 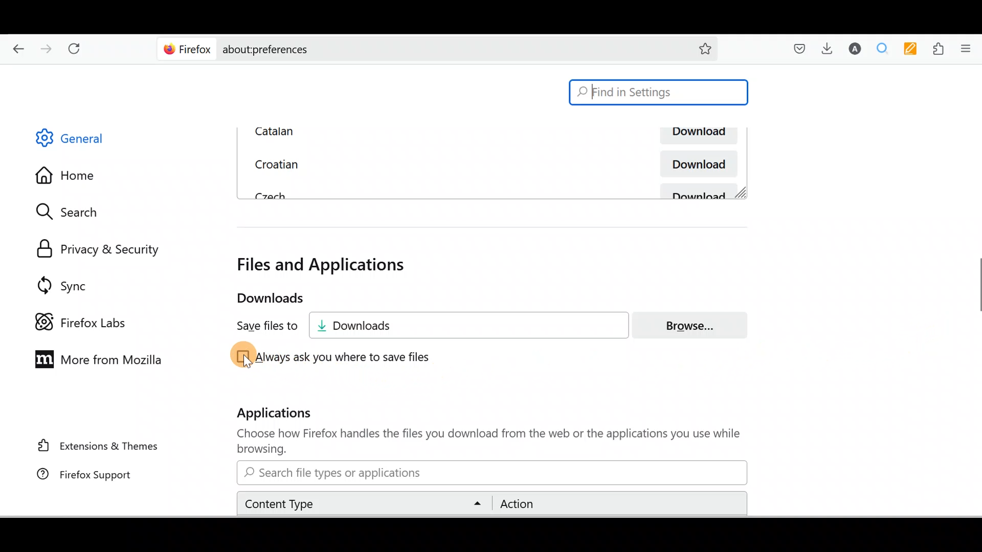 What do you see at coordinates (701, 191) in the screenshot?
I see `Download` at bounding box center [701, 191].